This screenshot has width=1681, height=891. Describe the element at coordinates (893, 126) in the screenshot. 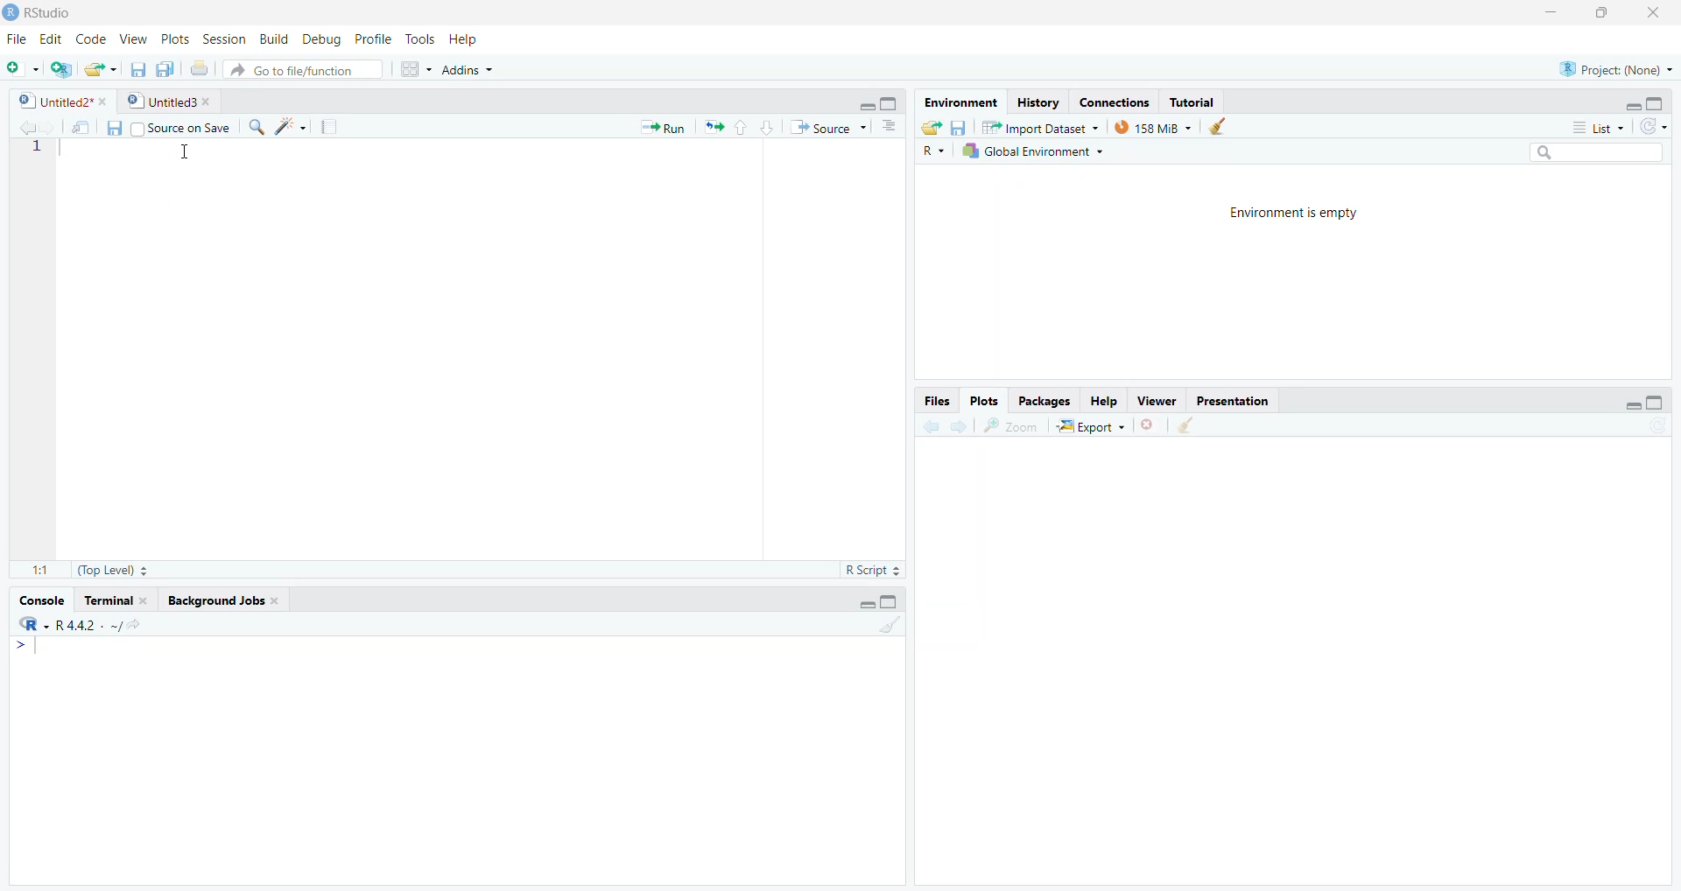

I see `Show document outline` at that location.